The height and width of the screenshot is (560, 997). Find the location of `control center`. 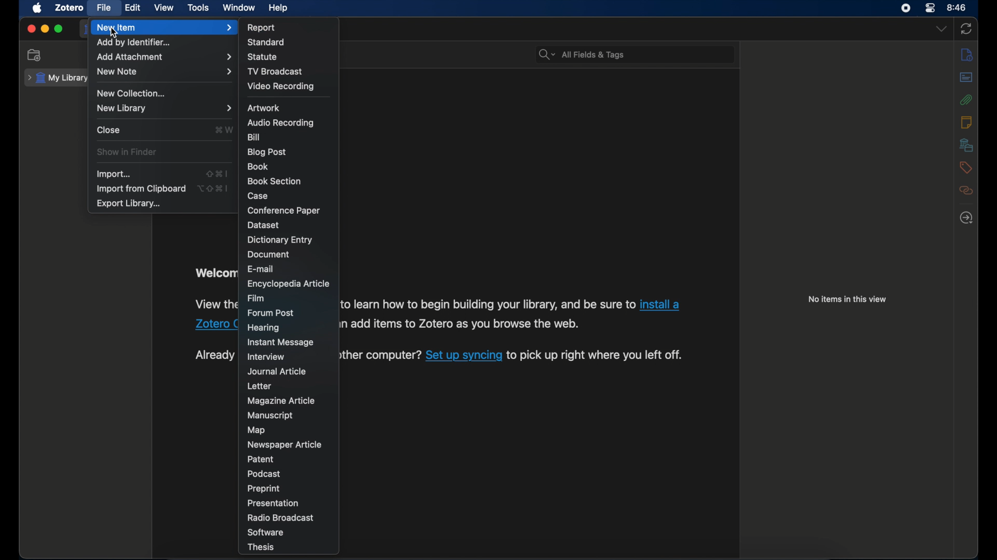

control center is located at coordinates (929, 8).